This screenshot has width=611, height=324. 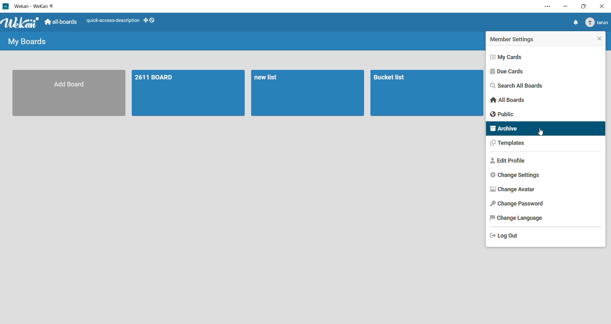 I want to click on edit profile, so click(x=508, y=162).